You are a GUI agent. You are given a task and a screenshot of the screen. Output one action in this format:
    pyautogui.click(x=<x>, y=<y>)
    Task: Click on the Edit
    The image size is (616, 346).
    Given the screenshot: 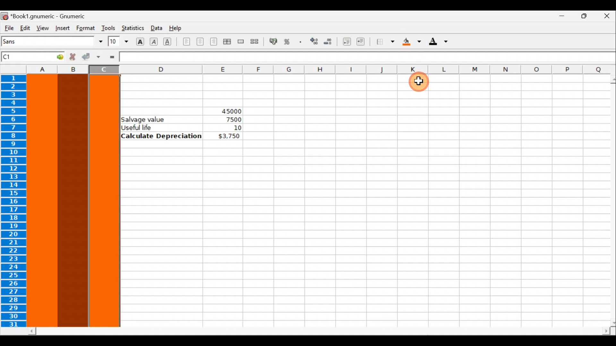 What is the action you would take?
    pyautogui.click(x=25, y=28)
    